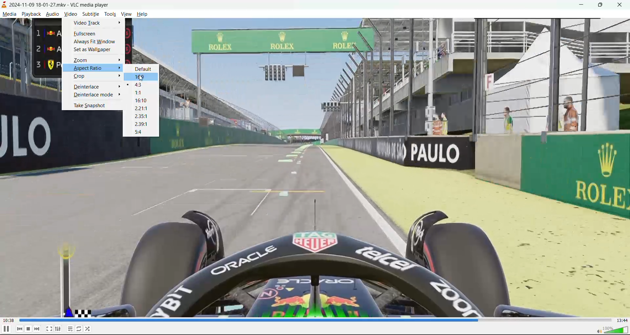 The width and height of the screenshot is (630, 335). I want to click on stop, so click(29, 329).